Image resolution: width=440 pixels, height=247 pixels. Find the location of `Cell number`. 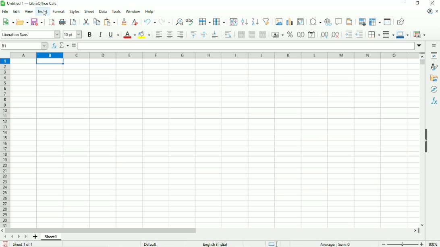

Cell number is located at coordinates (25, 46).